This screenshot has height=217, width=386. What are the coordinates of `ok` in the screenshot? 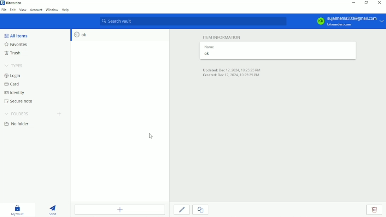 It's located at (79, 35).